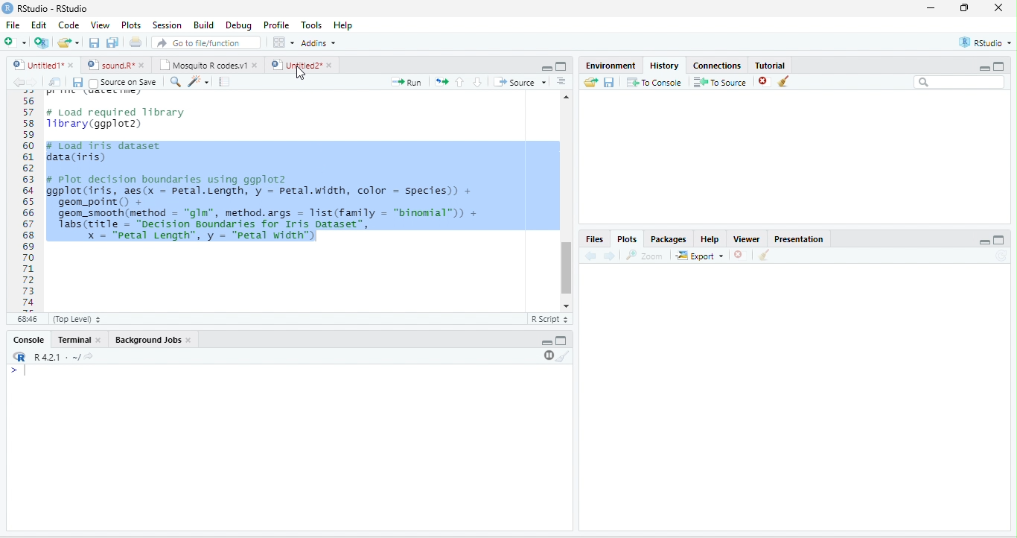 The width and height of the screenshot is (1017, 538). I want to click on maximize, so click(999, 66).